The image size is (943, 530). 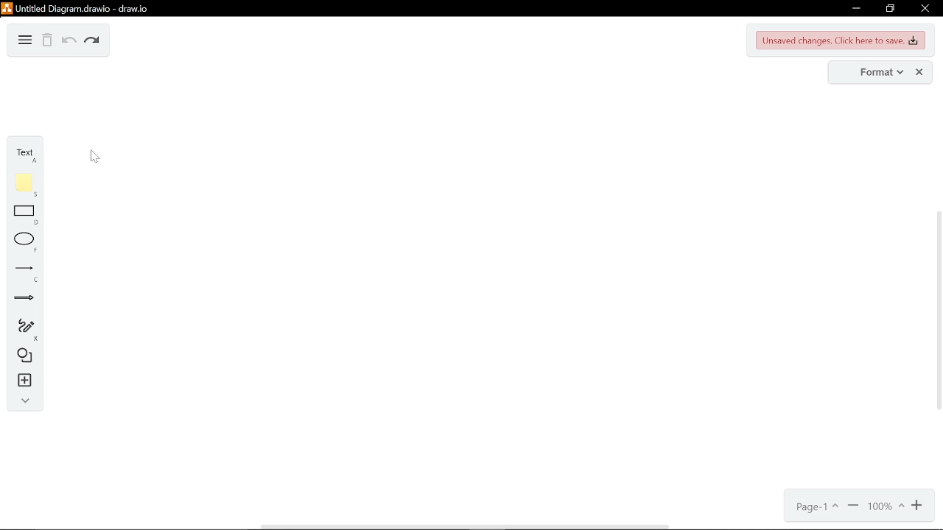 I want to click on freehand, so click(x=28, y=329).